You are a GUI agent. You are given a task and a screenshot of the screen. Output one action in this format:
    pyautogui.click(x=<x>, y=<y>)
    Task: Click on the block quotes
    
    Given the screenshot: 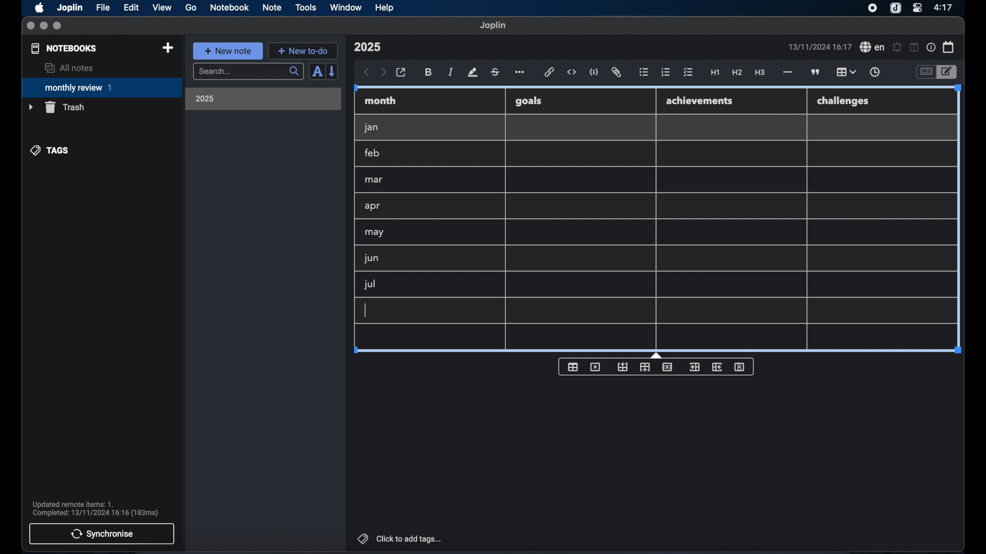 What is the action you would take?
    pyautogui.click(x=816, y=72)
    